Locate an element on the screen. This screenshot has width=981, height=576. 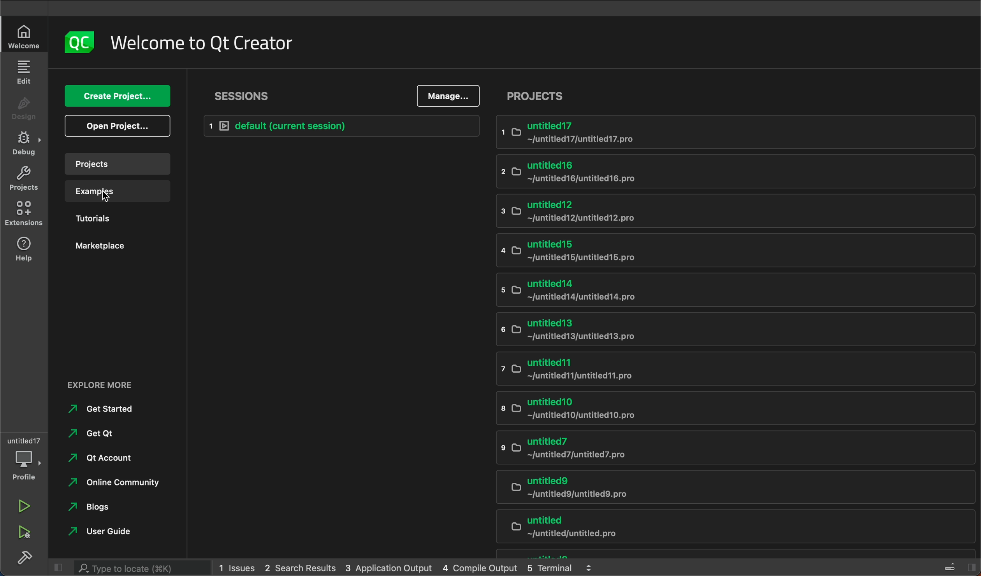
untitled11 is located at coordinates (729, 368).